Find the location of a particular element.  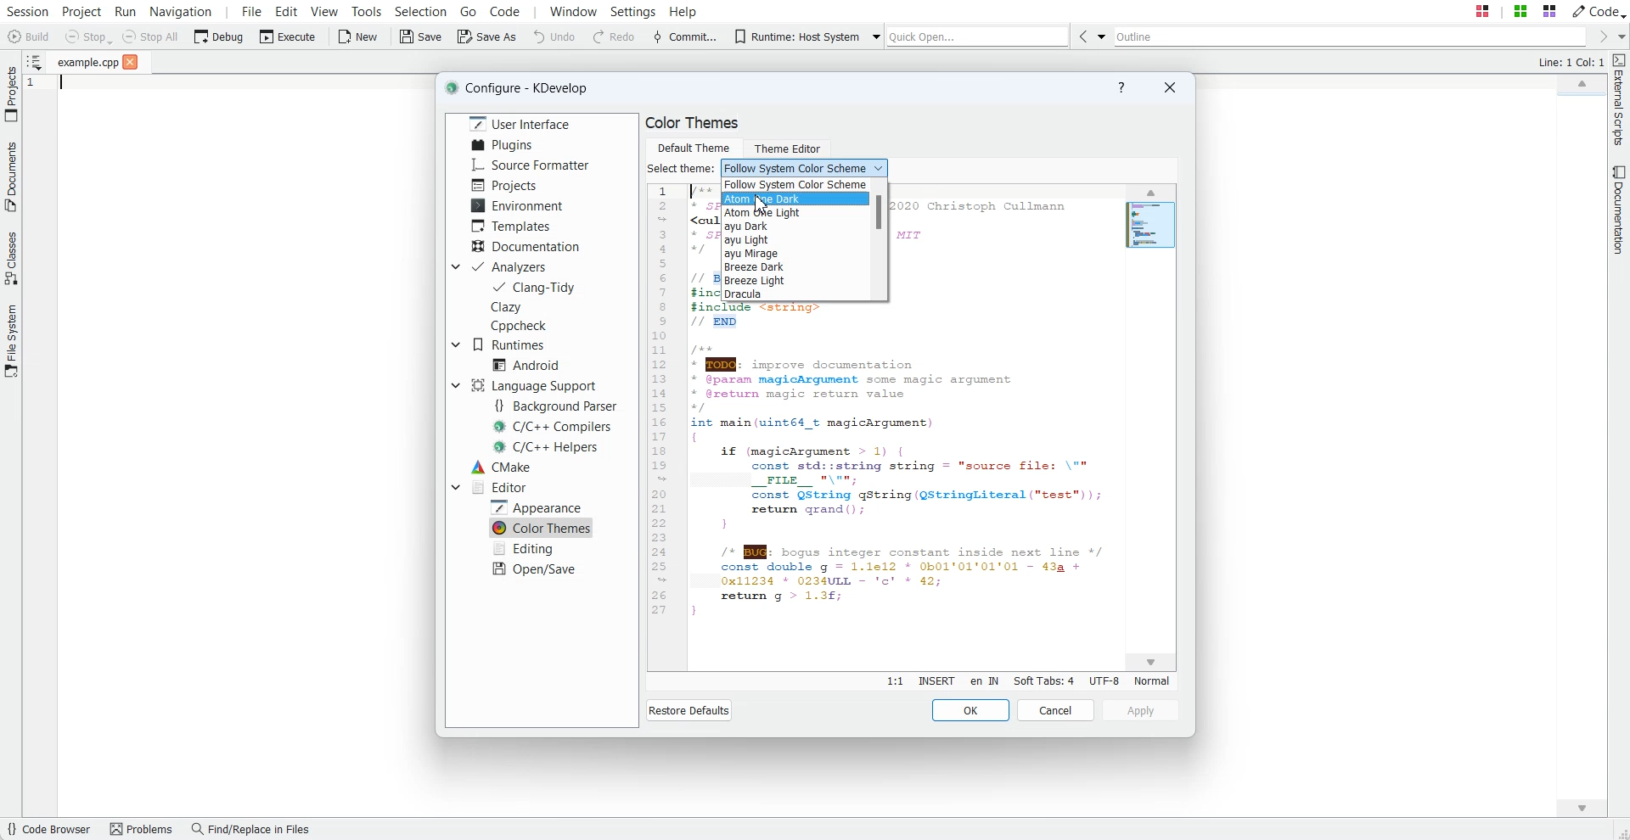

CppCheck is located at coordinates (522, 326).